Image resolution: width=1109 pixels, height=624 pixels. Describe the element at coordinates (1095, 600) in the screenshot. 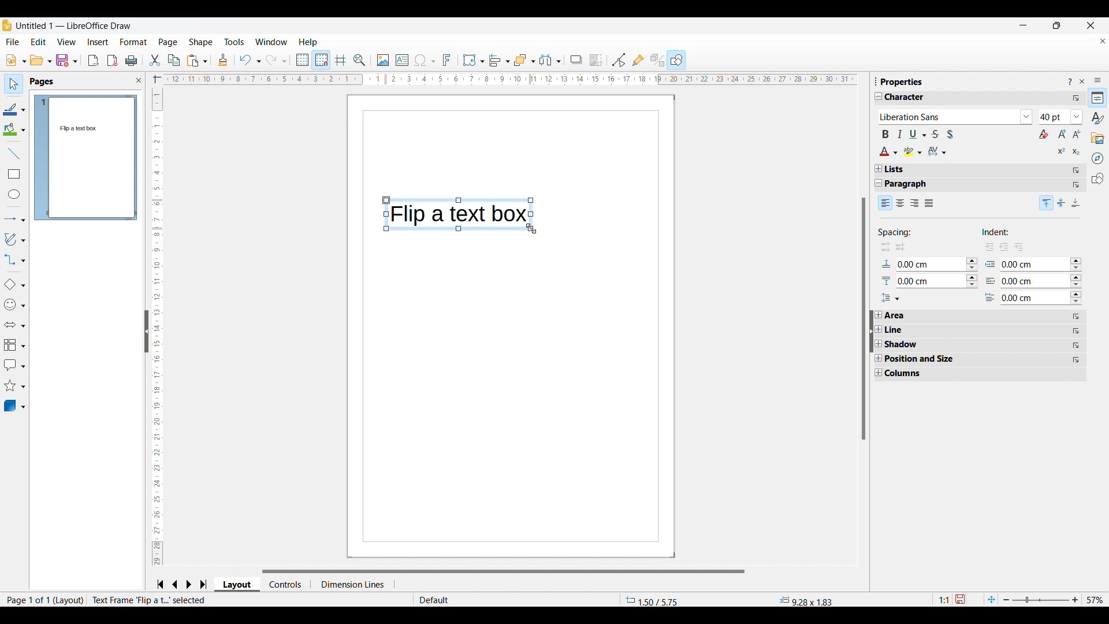

I see `57%` at that location.